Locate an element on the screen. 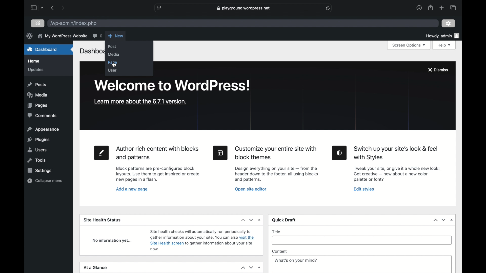 This screenshot has width=486, height=273. dismiss is located at coordinates (438, 70).